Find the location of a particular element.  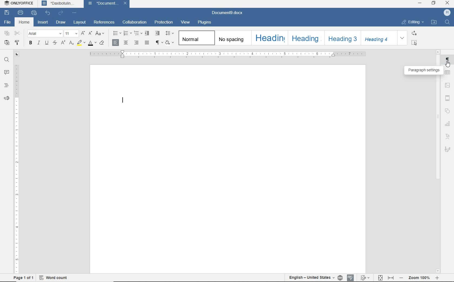

Heading 4 is located at coordinates (379, 38).